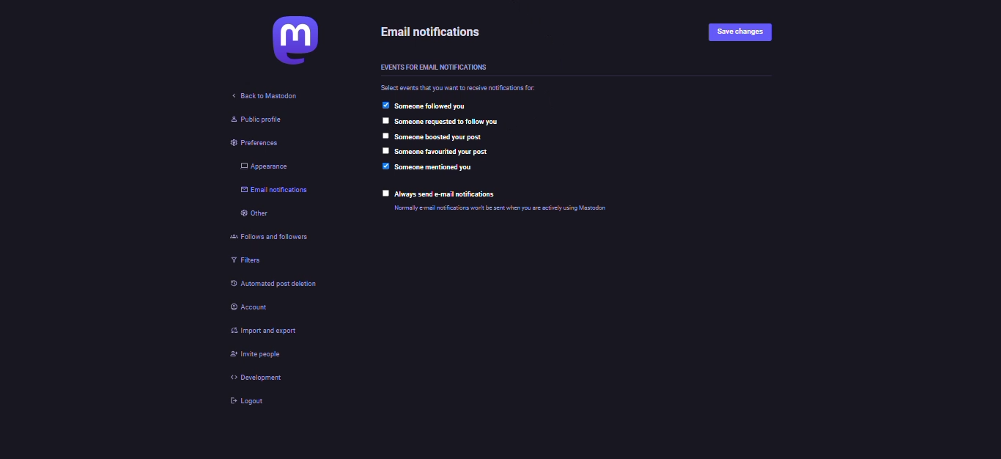  Describe the element at coordinates (435, 31) in the screenshot. I see `email notifications` at that location.